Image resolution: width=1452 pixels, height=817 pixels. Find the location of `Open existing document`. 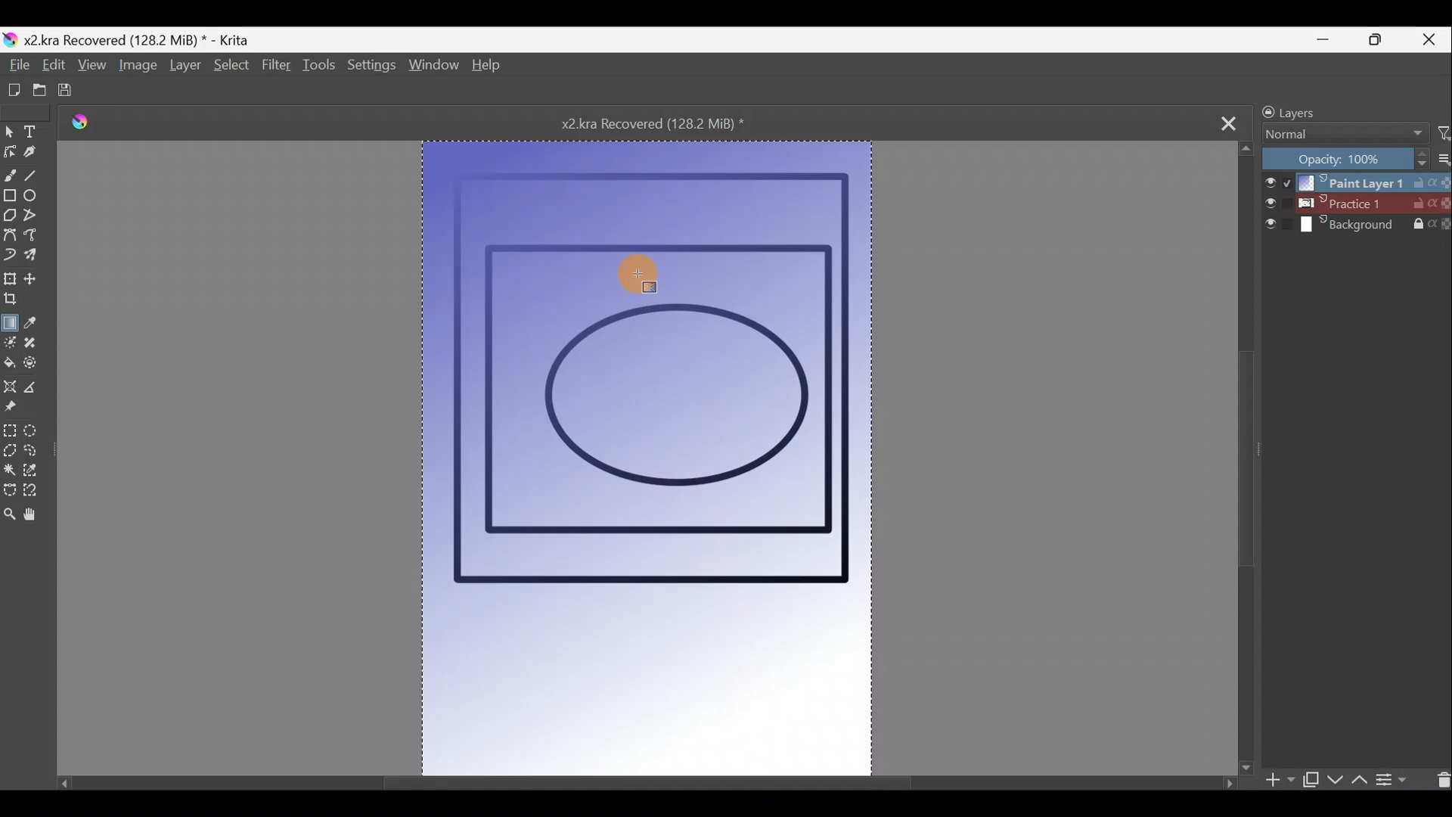

Open existing document is located at coordinates (33, 91).